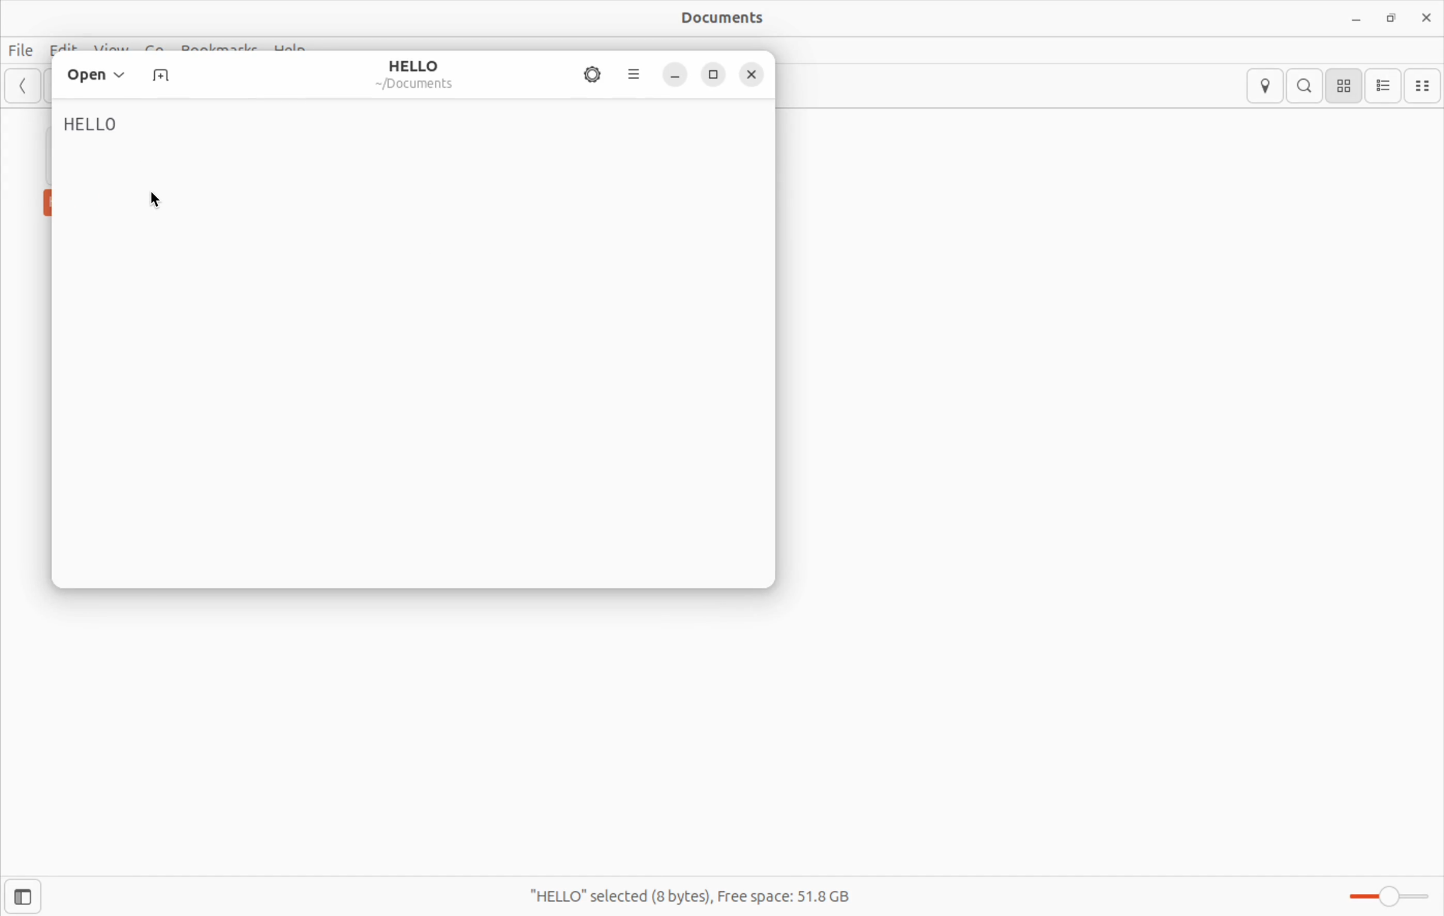 Image resolution: width=1444 pixels, height=916 pixels. What do you see at coordinates (594, 73) in the screenshot?
I see `settings` at bounding box center [594, 73].